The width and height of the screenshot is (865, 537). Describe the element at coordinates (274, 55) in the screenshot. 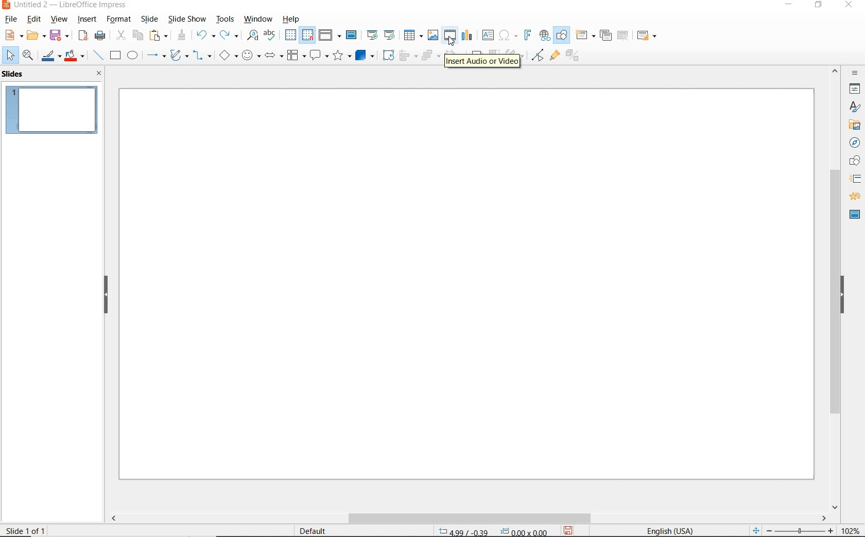

I see `BLOCK ARROWS` at that location.